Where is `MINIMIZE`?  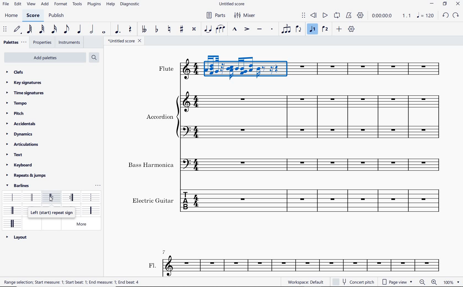 MINIMIZE is located at coordinates (432, 3).